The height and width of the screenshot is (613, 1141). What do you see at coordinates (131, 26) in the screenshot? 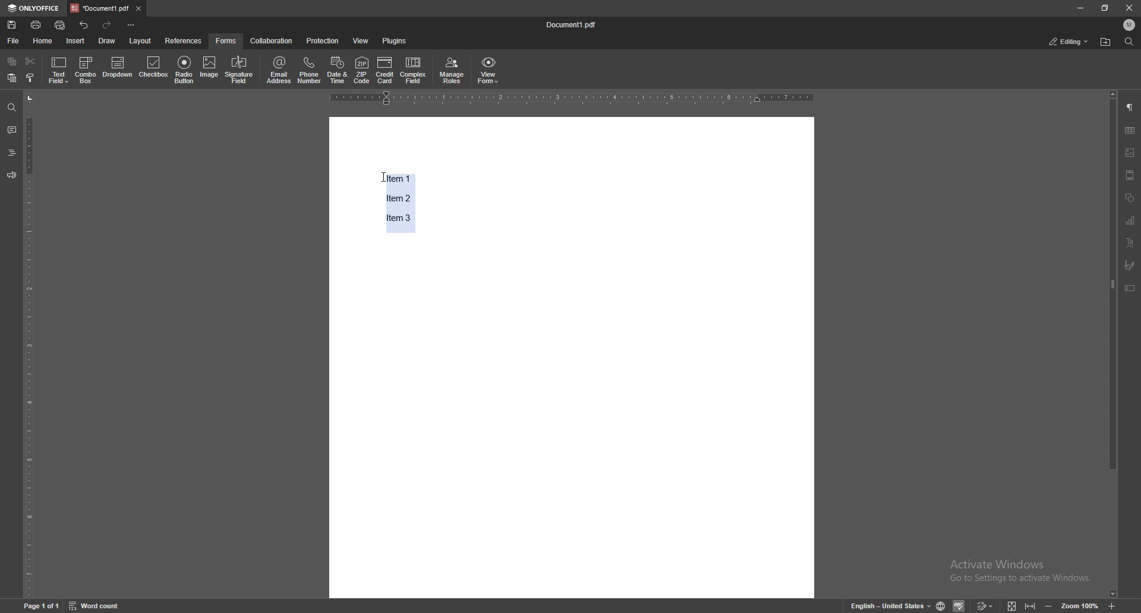
I see `customize toolbar` at bounding box center [131, 26].